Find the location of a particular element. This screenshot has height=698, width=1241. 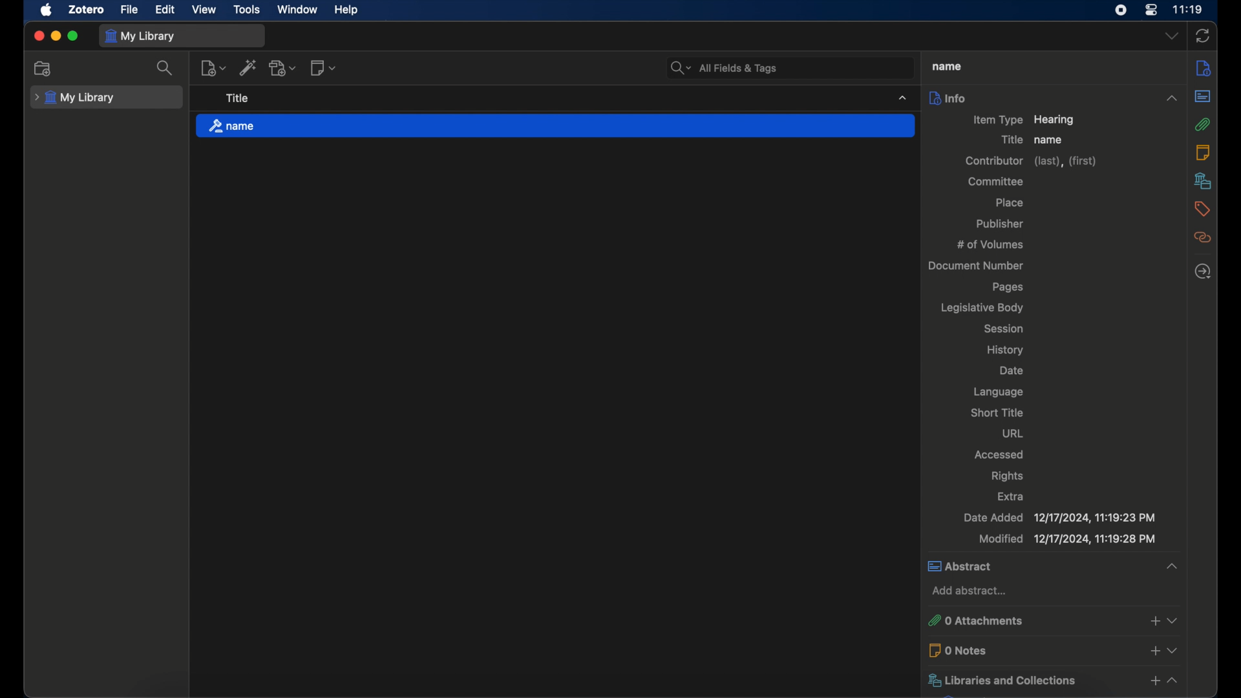

maximize is located at coordinates (73, 36).